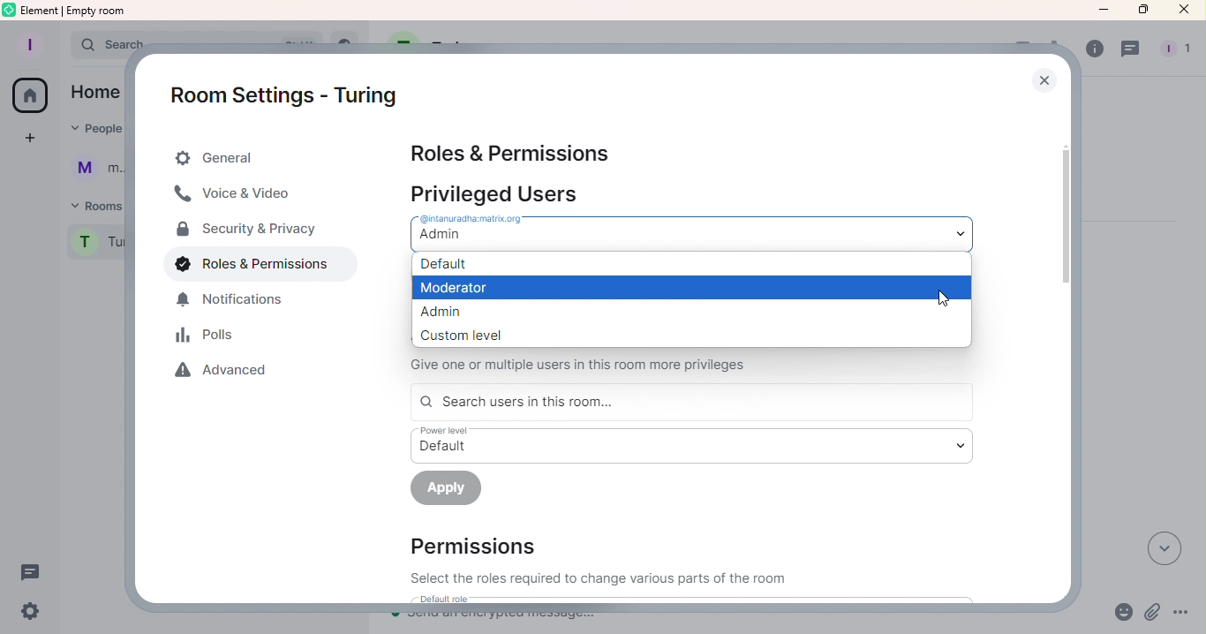 This screenshot has width=1206, height=634. I want to click on Default, so click(690, 264).